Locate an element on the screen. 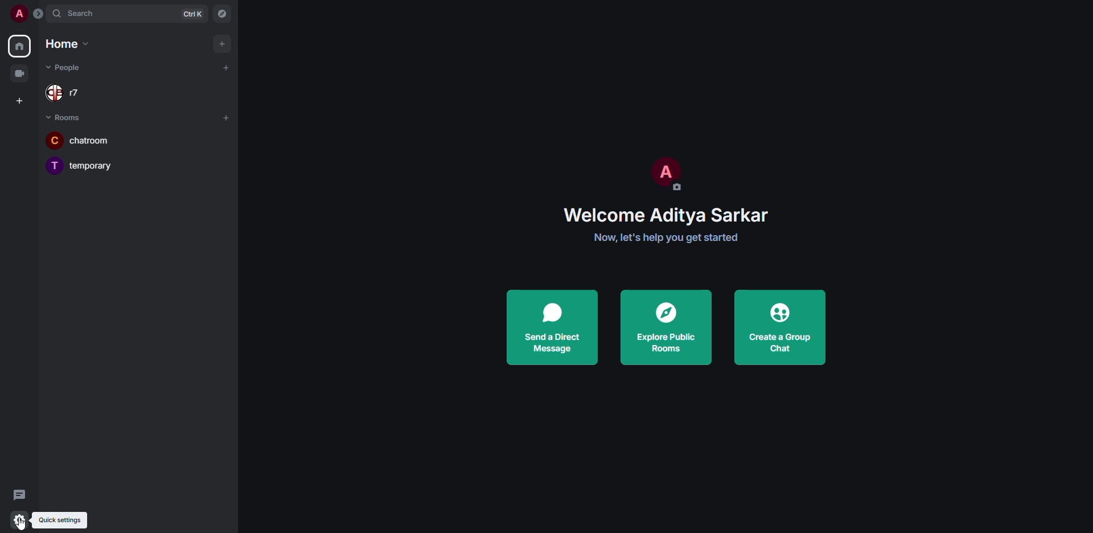 This screenshot has height=533, width=1093. add is located at coordinates (226, 118).